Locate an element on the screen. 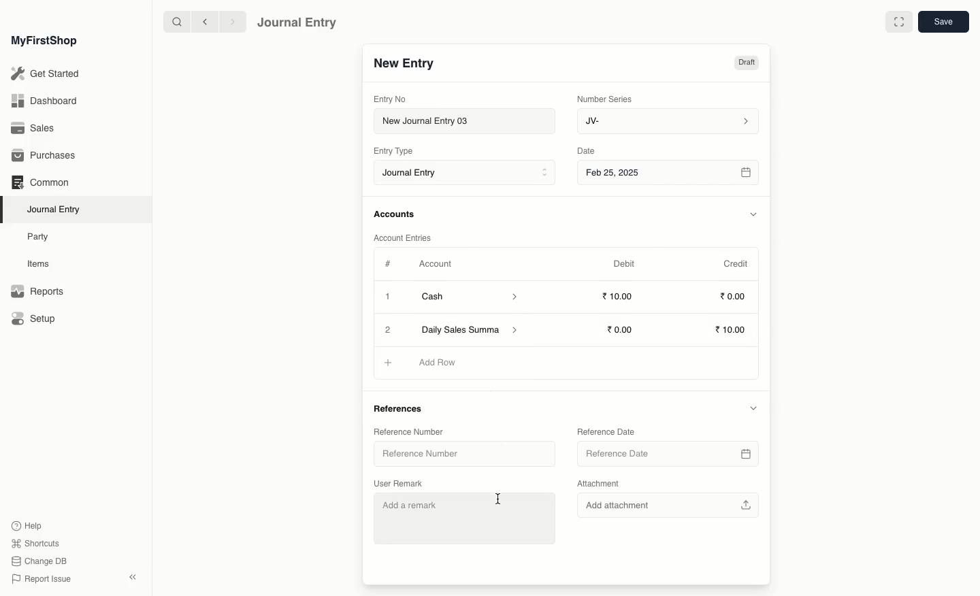 The image size is (980, 596). Setup is located at coordinates (35, 320).